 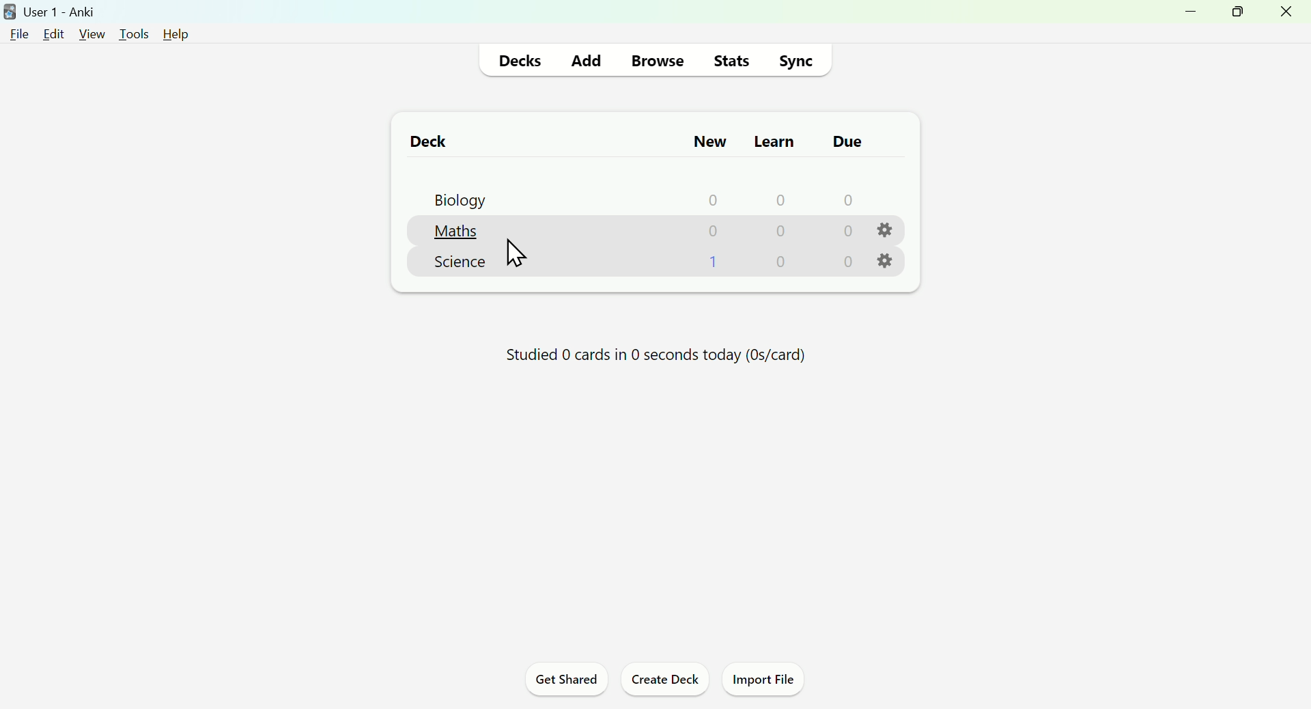 I want to click on Get Shared, so click(x=561, y=682).